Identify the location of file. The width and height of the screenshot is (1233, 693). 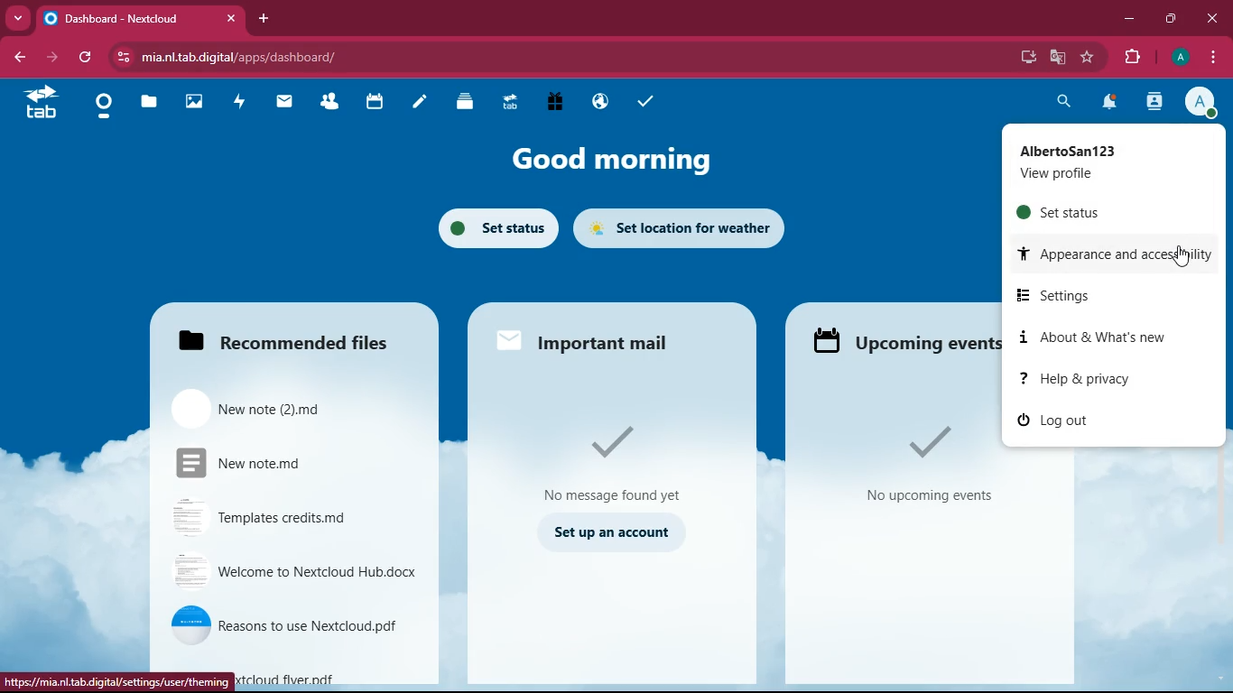
(277, 407).